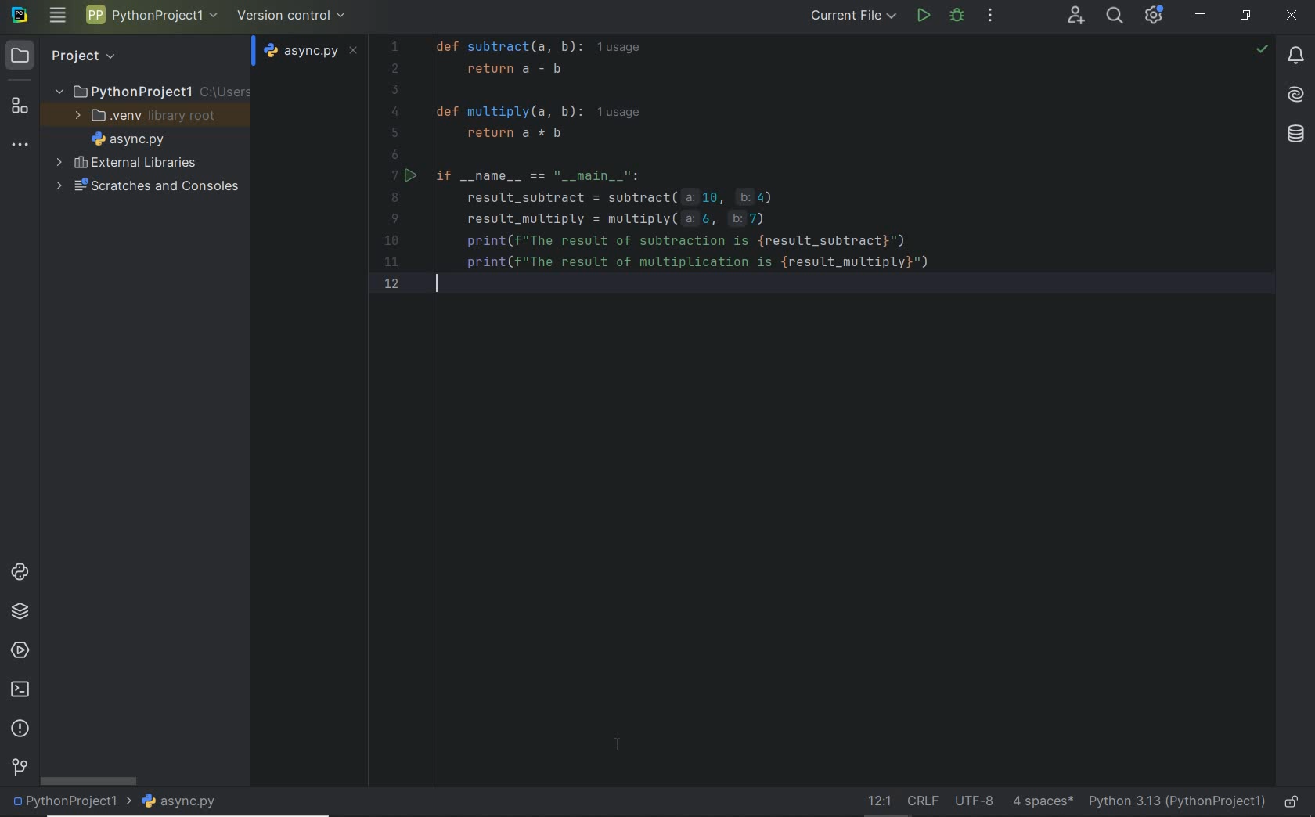 Image resolution: width=1315 pixels, height=817 pixels. I want to click on typing cursor, so click(436, 284).